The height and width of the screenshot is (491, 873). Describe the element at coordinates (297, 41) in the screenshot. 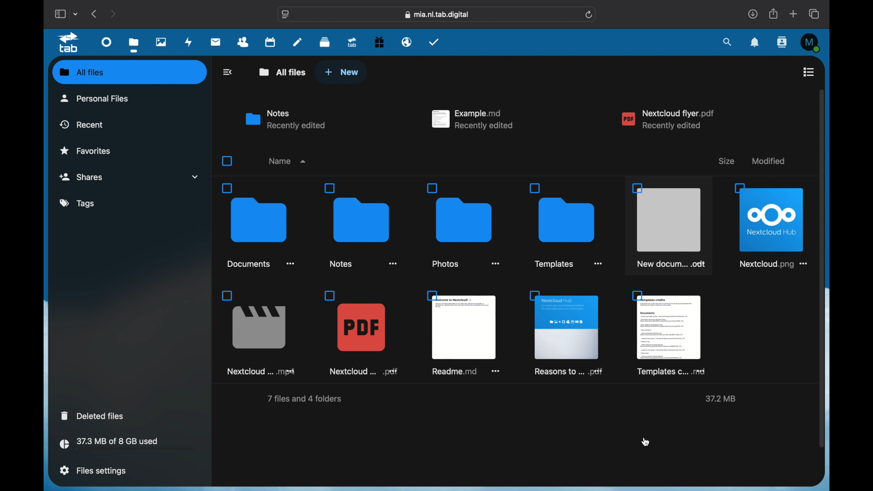

I see `notes` at that location.